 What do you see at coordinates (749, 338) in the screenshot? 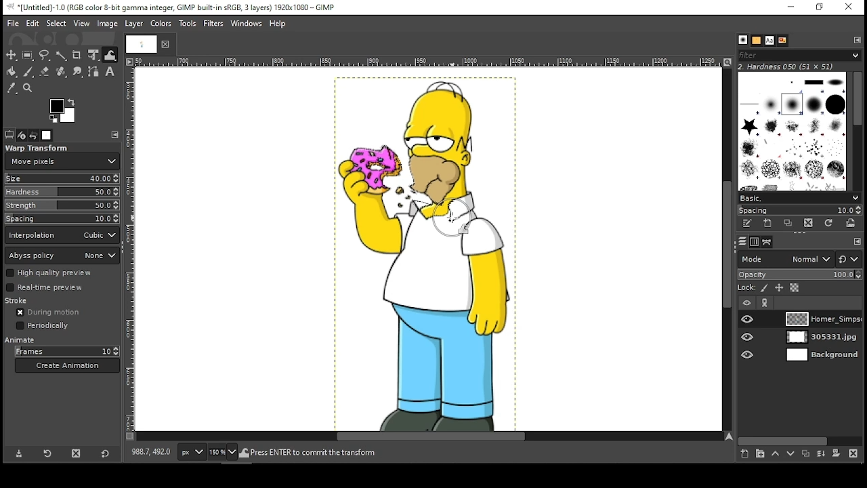
I see `layer visibility on/off` at bounding box center [749, 338].